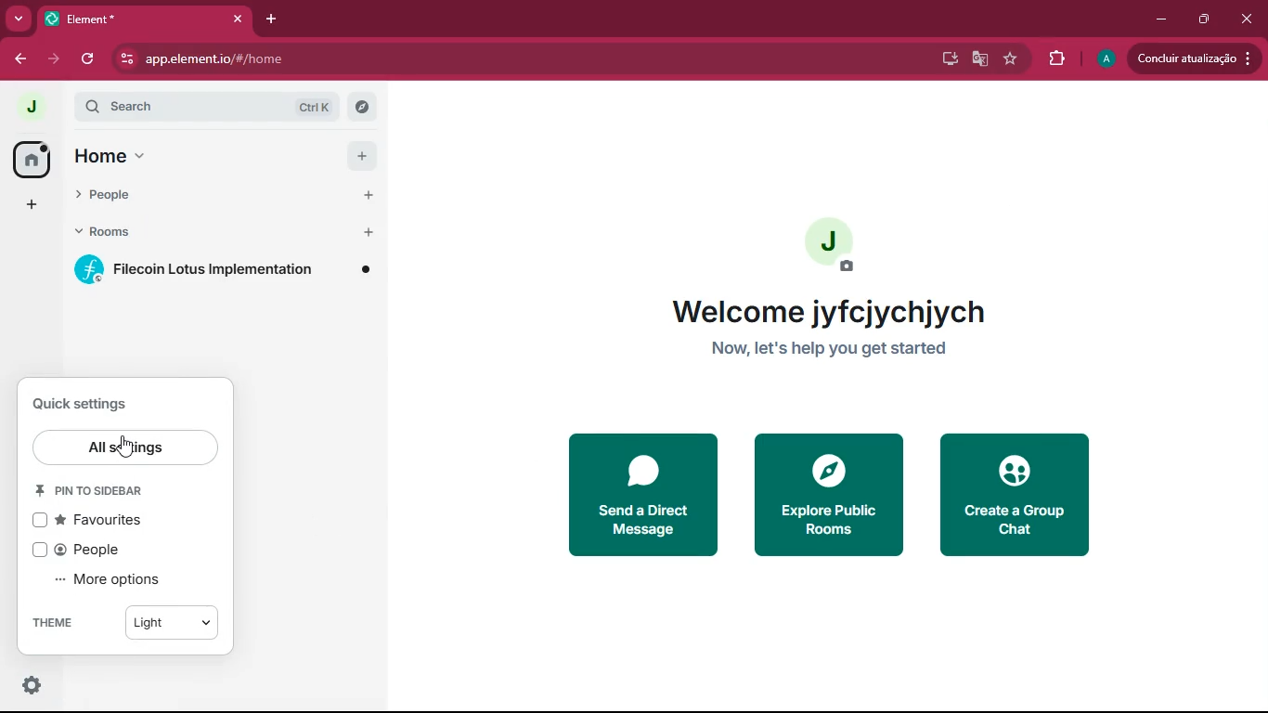 This screenshot has height=713, width=1268. I want to click on google translate, so click(978, 58).